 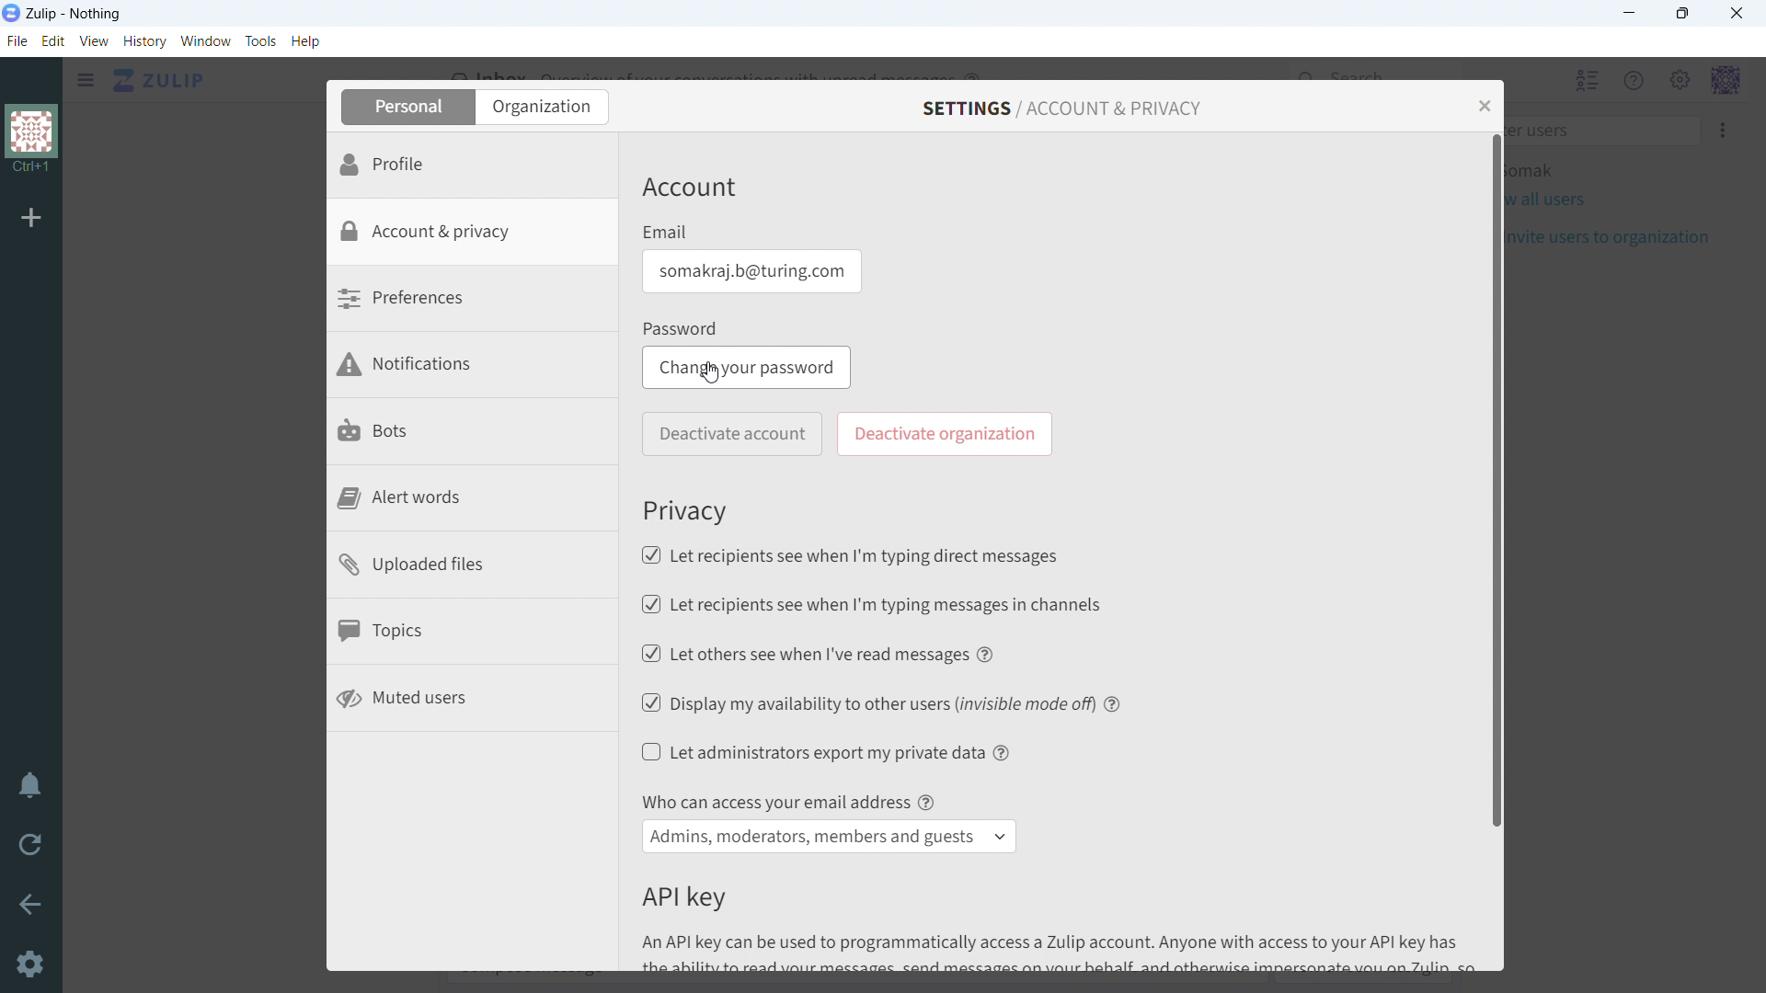 I want to click on muted users, so click(x=473, y=700).